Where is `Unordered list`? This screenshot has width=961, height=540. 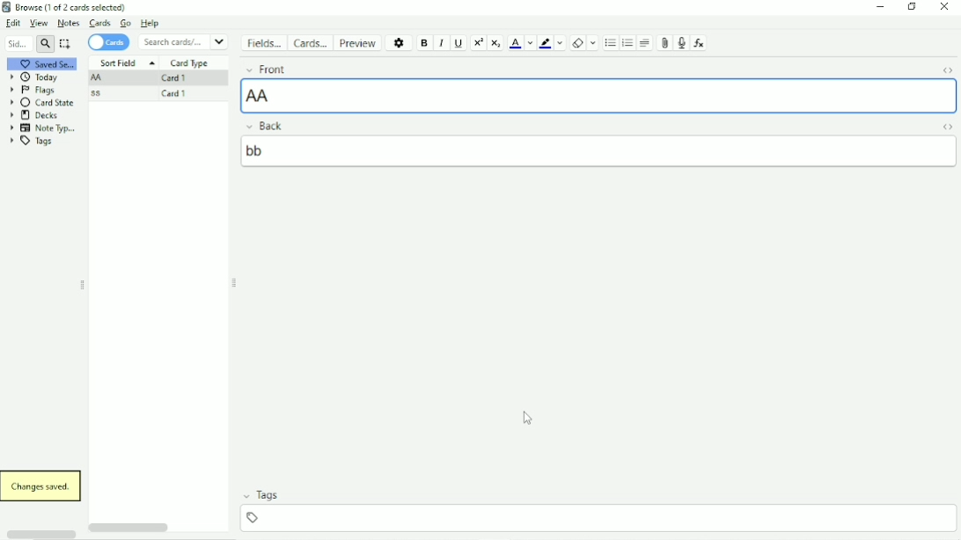 Unordered list is located at coordinates (610, 43).